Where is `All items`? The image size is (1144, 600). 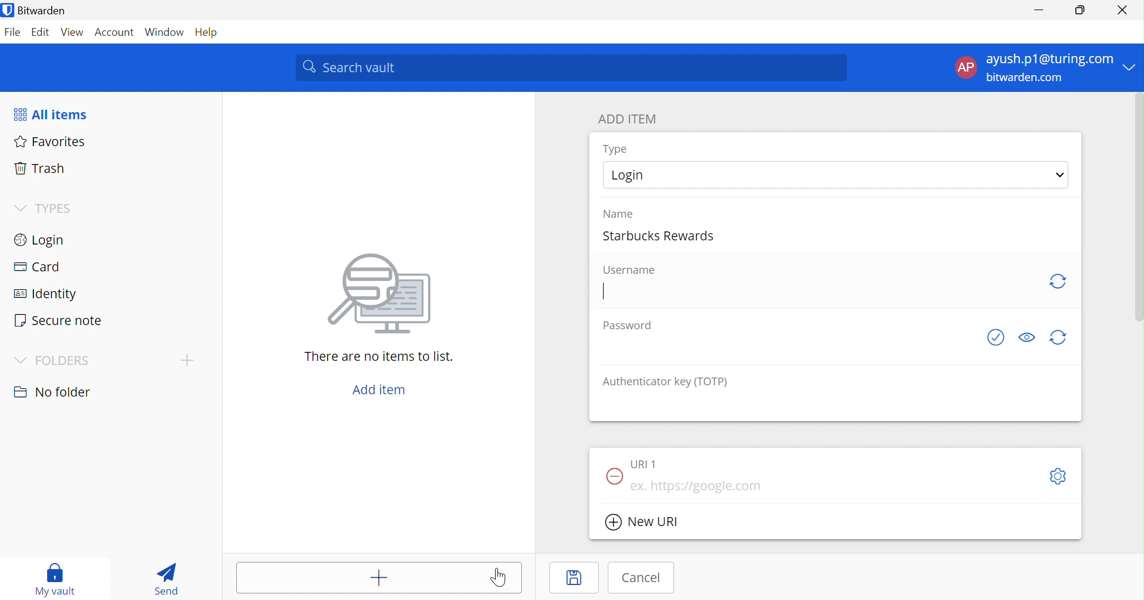 All items is located at coordinates (49, 115).